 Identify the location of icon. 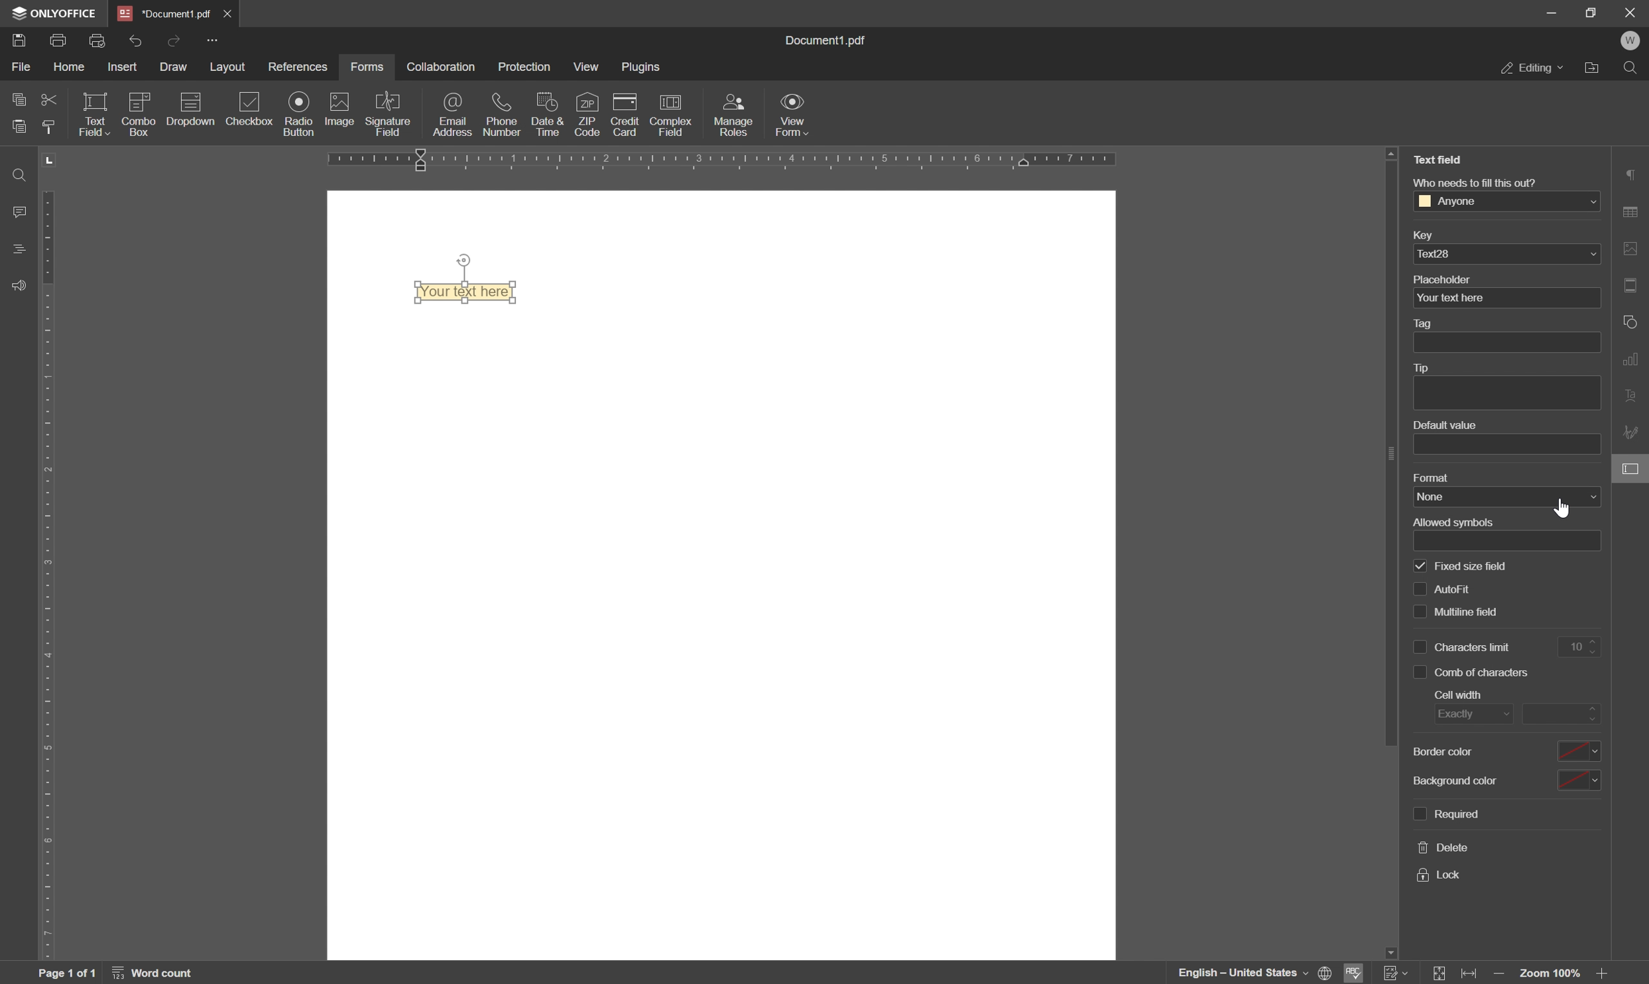
(139, 102).